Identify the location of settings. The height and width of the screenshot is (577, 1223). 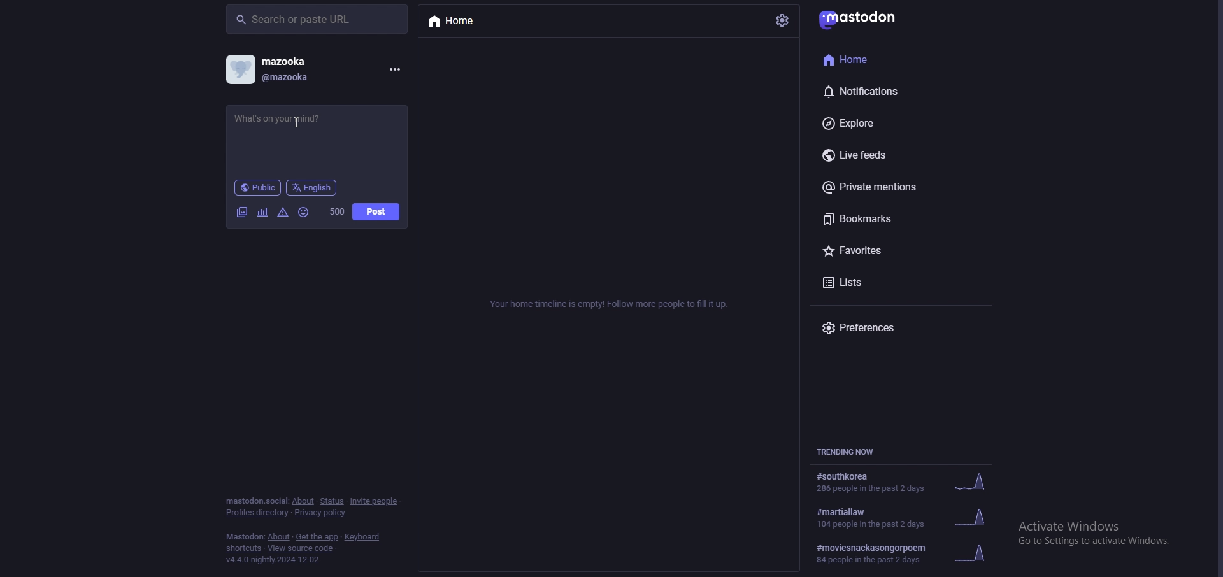
(783, 19).